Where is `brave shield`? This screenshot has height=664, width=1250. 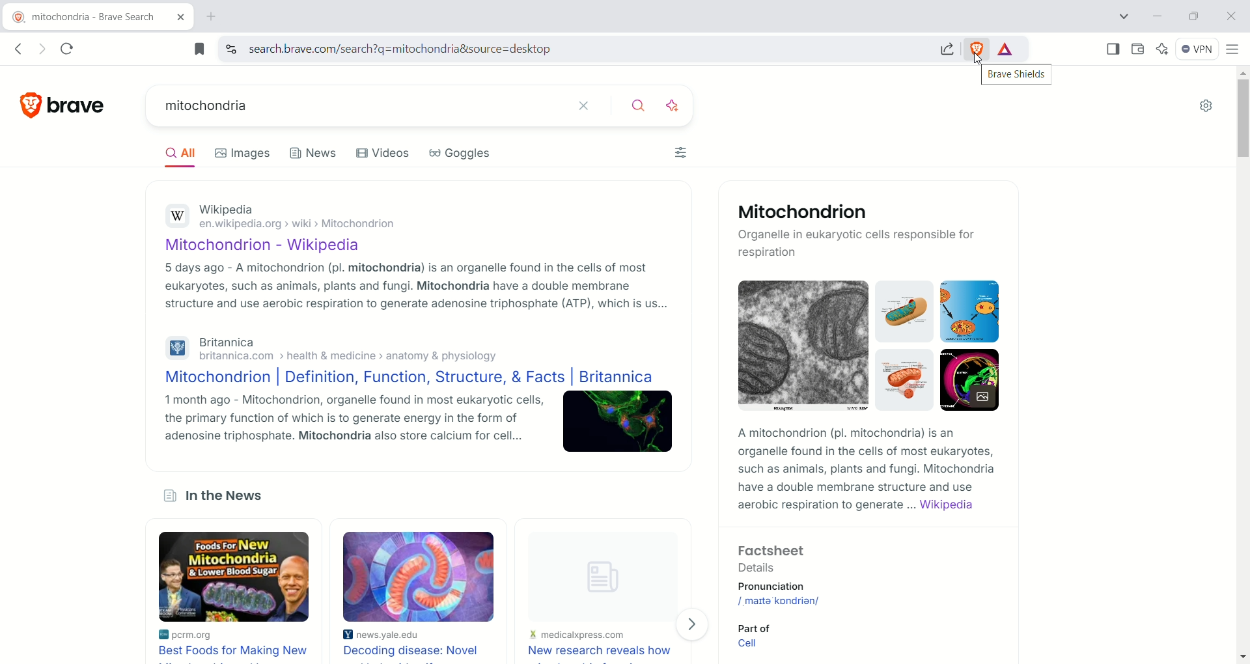 brave shield is located at coordinates (979, 48).